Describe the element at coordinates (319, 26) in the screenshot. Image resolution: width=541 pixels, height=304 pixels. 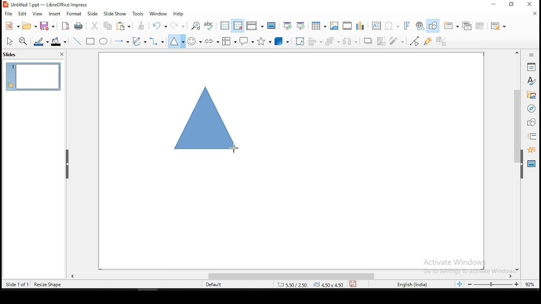
I see `tables` at that location.